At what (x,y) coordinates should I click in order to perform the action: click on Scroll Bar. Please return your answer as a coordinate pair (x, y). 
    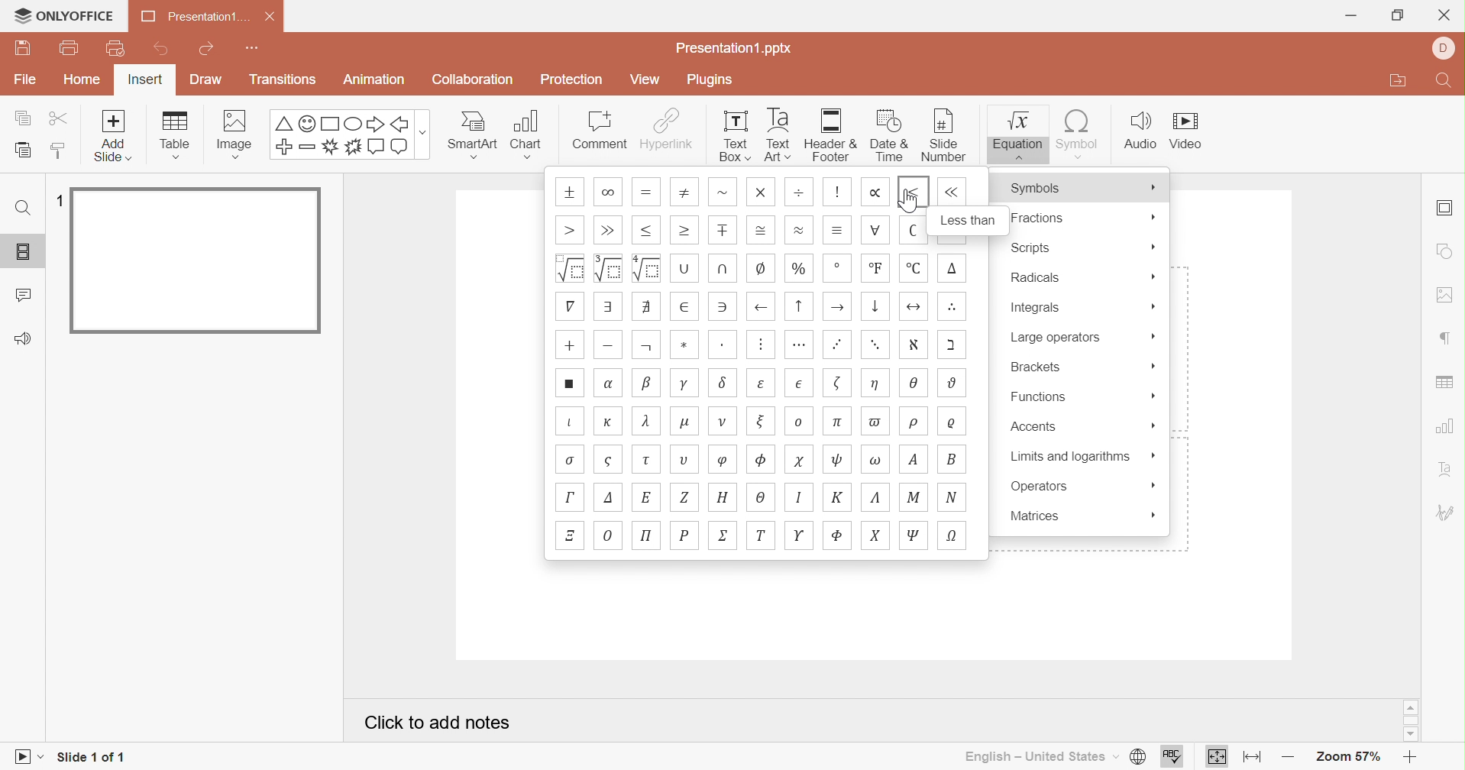
    Looking at the image, I should click on (1411, 723).